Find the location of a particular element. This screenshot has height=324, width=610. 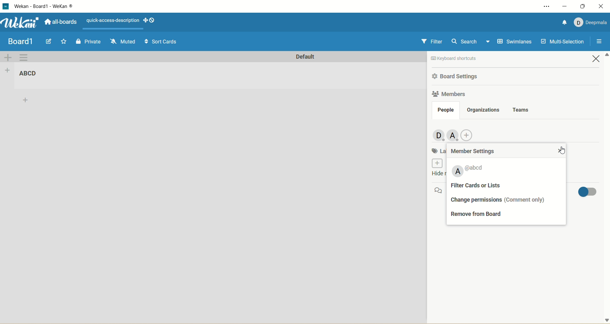

close is located at coordinates (601, 7).